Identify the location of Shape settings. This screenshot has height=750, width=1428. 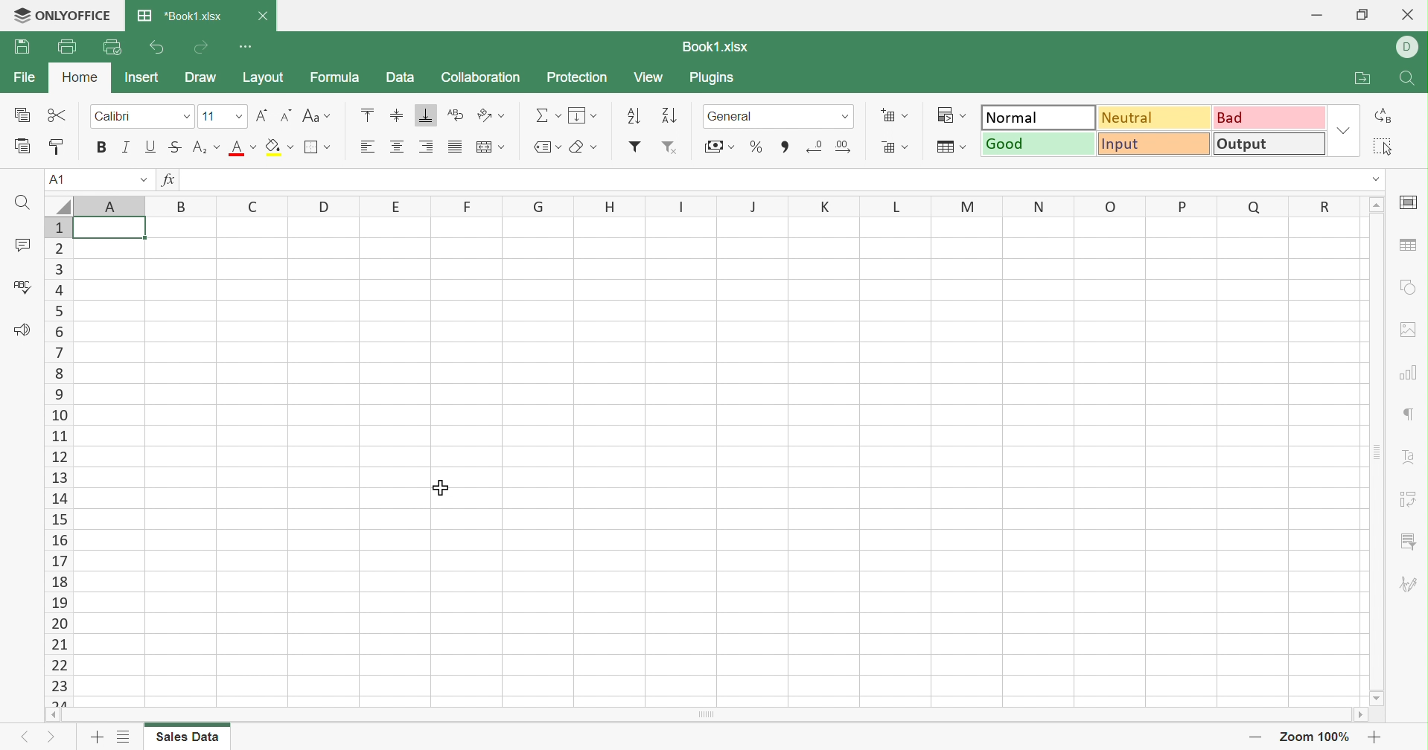
(1408, 286).